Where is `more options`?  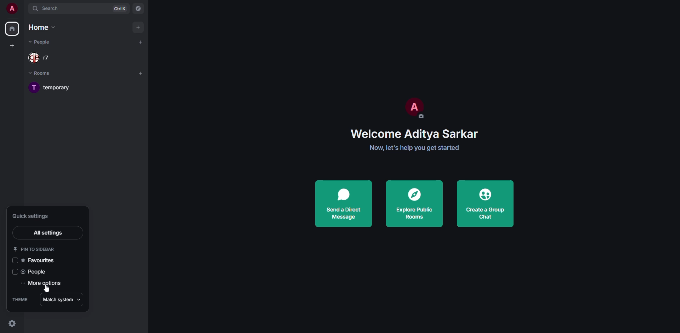
more options is located at coordinates (40, 283).